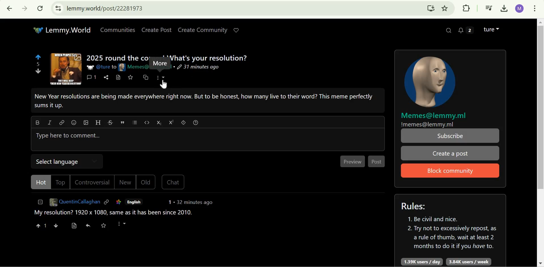 The height and width of the screenshot is (267, 544). I want to click on share, so click(107, 77).